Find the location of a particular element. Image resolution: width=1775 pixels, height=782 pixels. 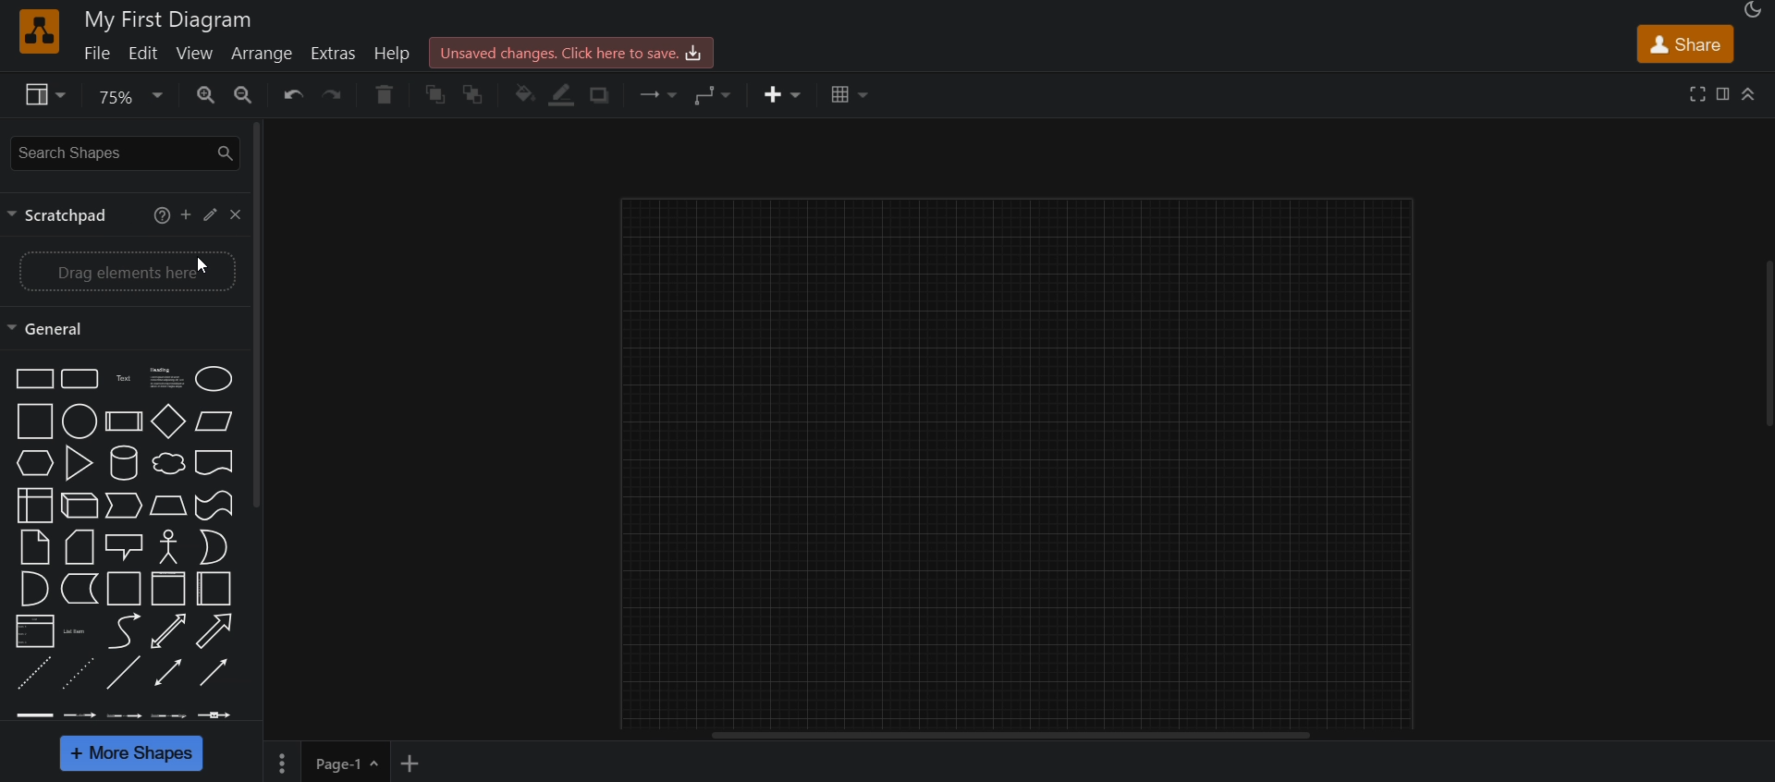

cursor is located at coordinates (195, 268).